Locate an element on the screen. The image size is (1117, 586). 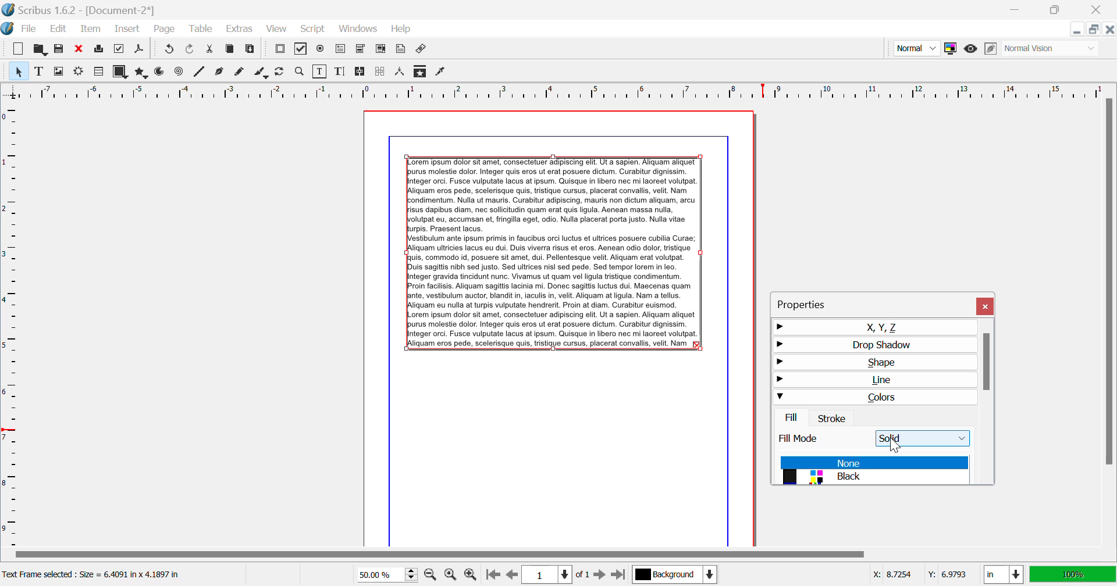
Freehand is located at coordinates (241, 73).